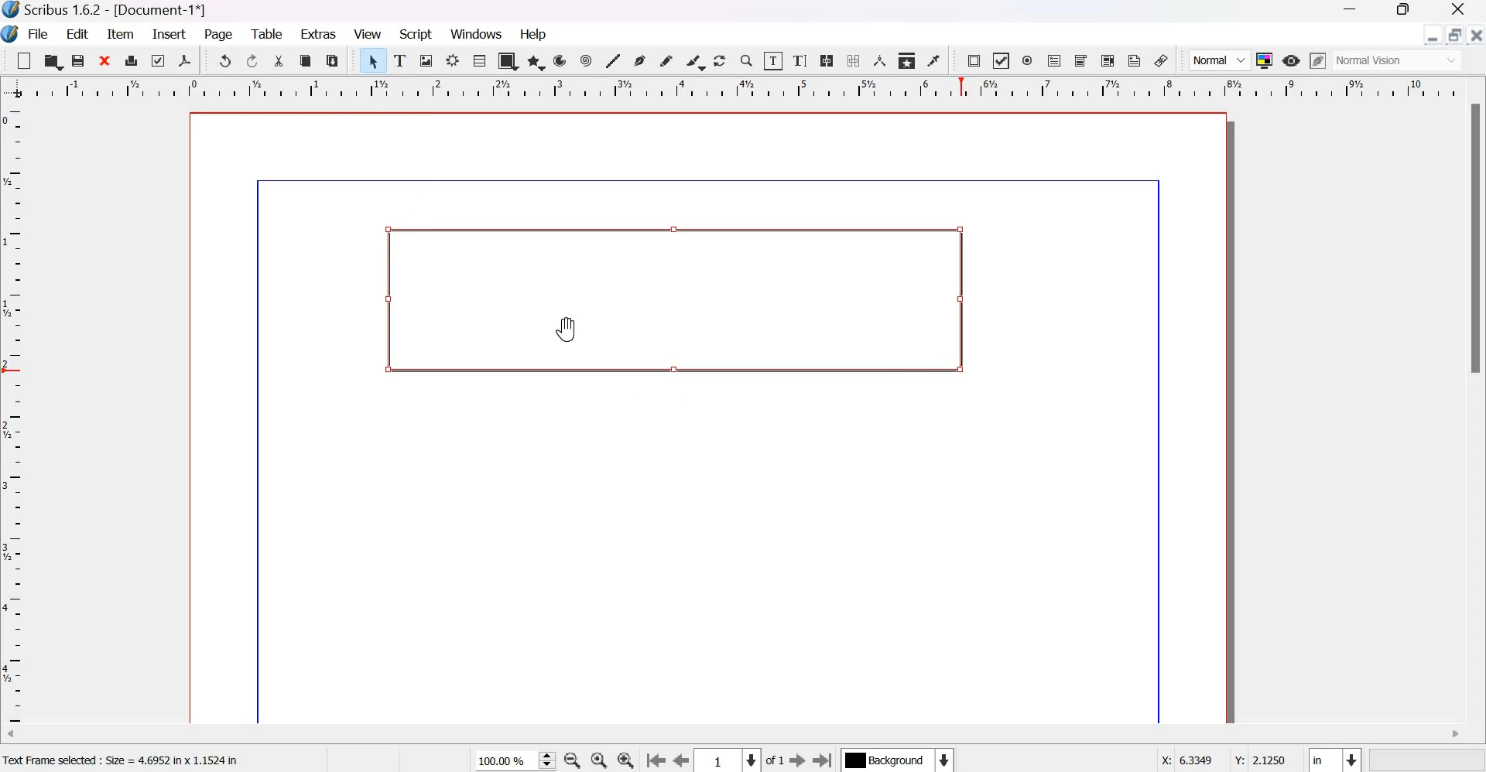  Describe the element at coordinates (569, 328) in the screenshot. I see `cursor` at that location.